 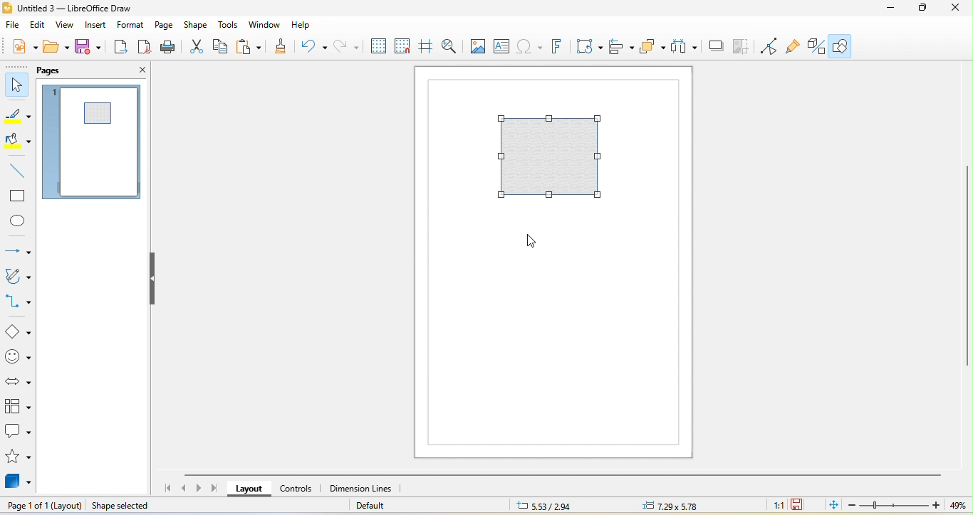 I want to click on layout, so click(x=249, y=489).